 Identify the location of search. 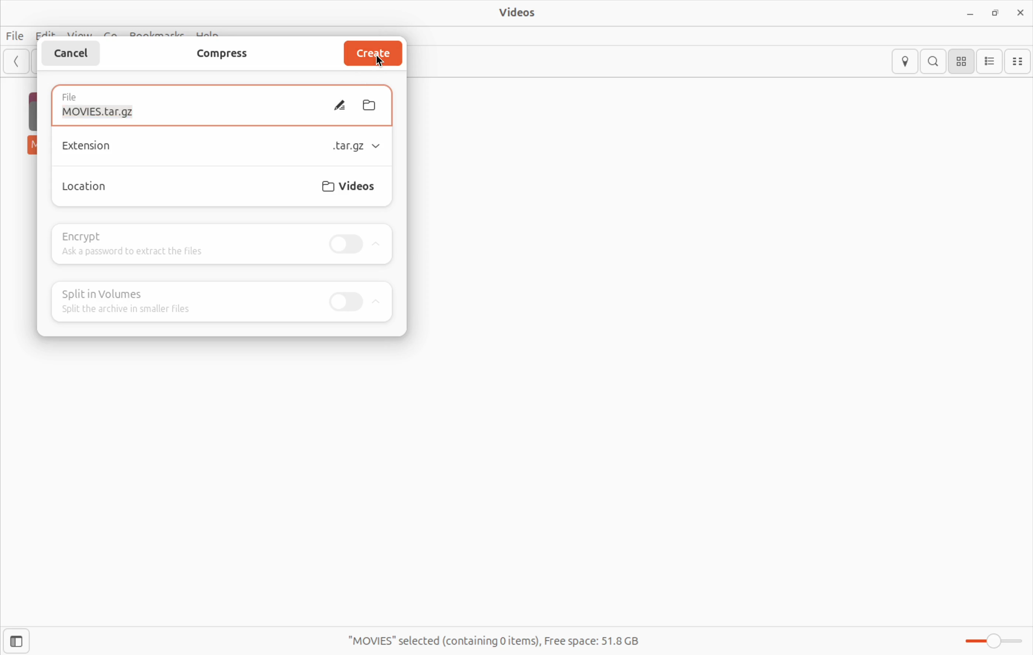
(933, 60).